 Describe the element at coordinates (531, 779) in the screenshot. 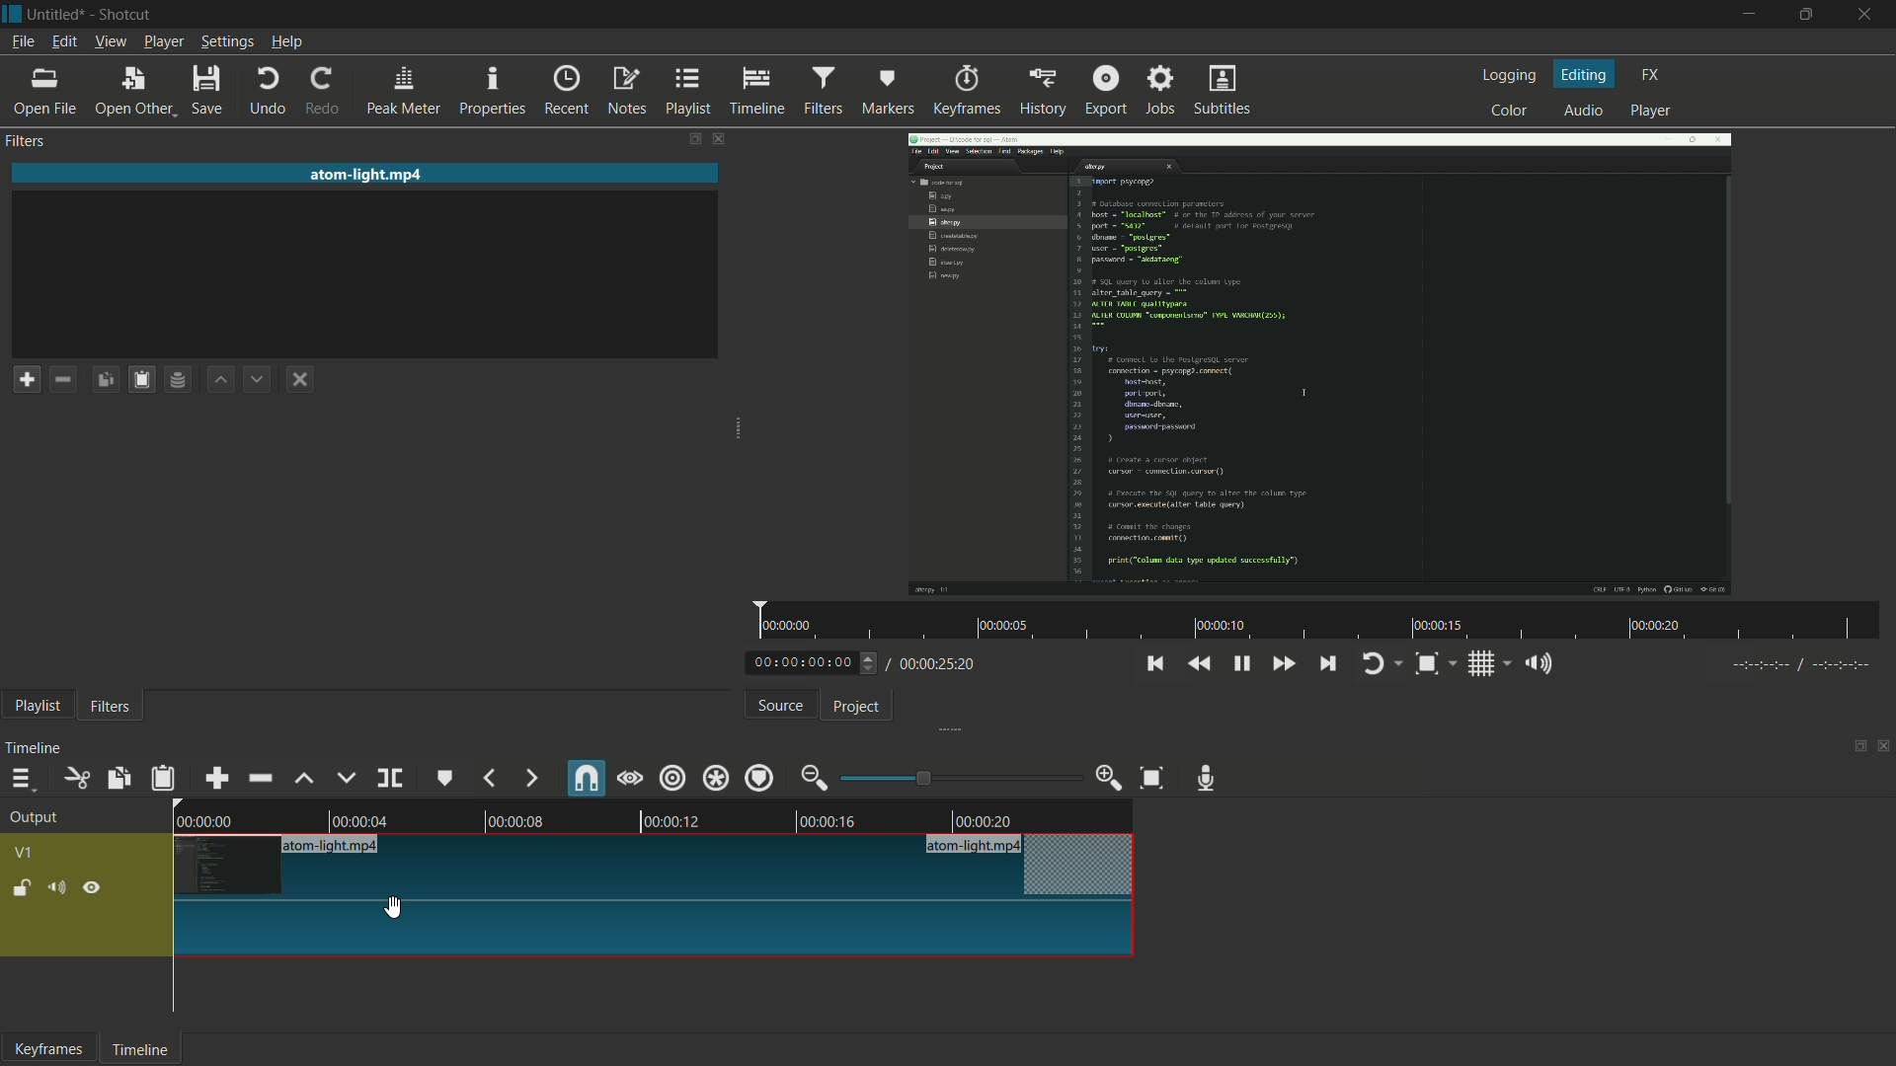

I see `next marker` at that location.